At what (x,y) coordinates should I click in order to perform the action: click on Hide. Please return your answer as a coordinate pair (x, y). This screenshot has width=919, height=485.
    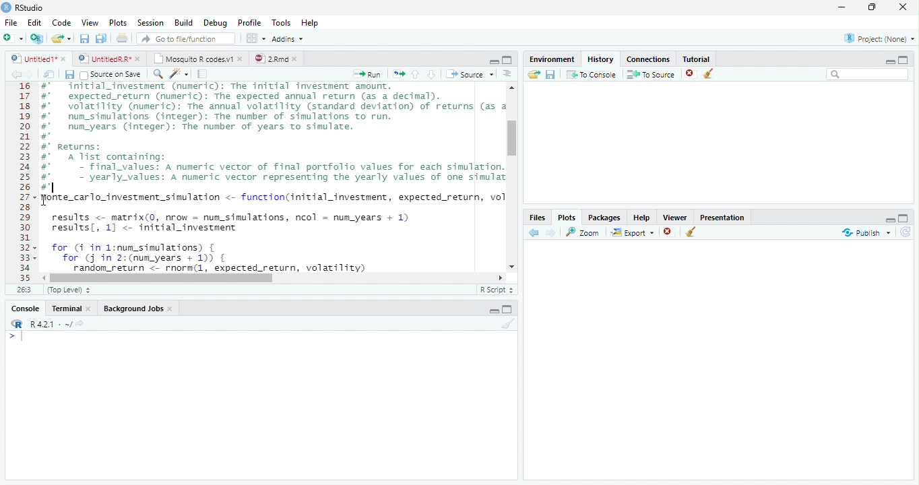
    Looking at the image, I should click on (493, 311).